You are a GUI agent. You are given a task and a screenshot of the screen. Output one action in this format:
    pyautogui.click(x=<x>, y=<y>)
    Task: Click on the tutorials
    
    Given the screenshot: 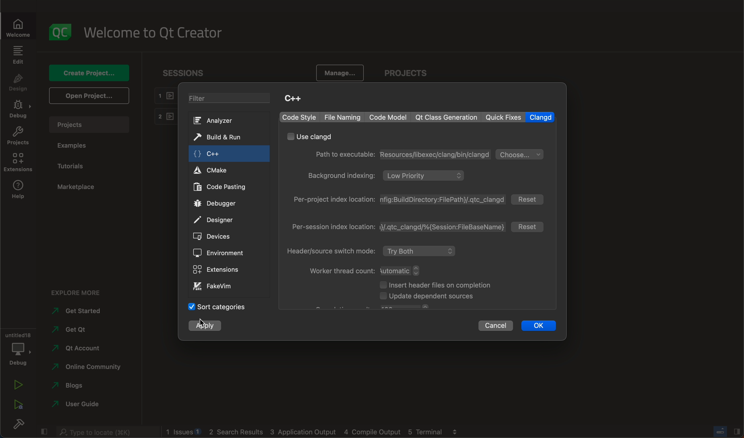 What is the action you would take?
    pyautogui.click(x=81, y=166)
    